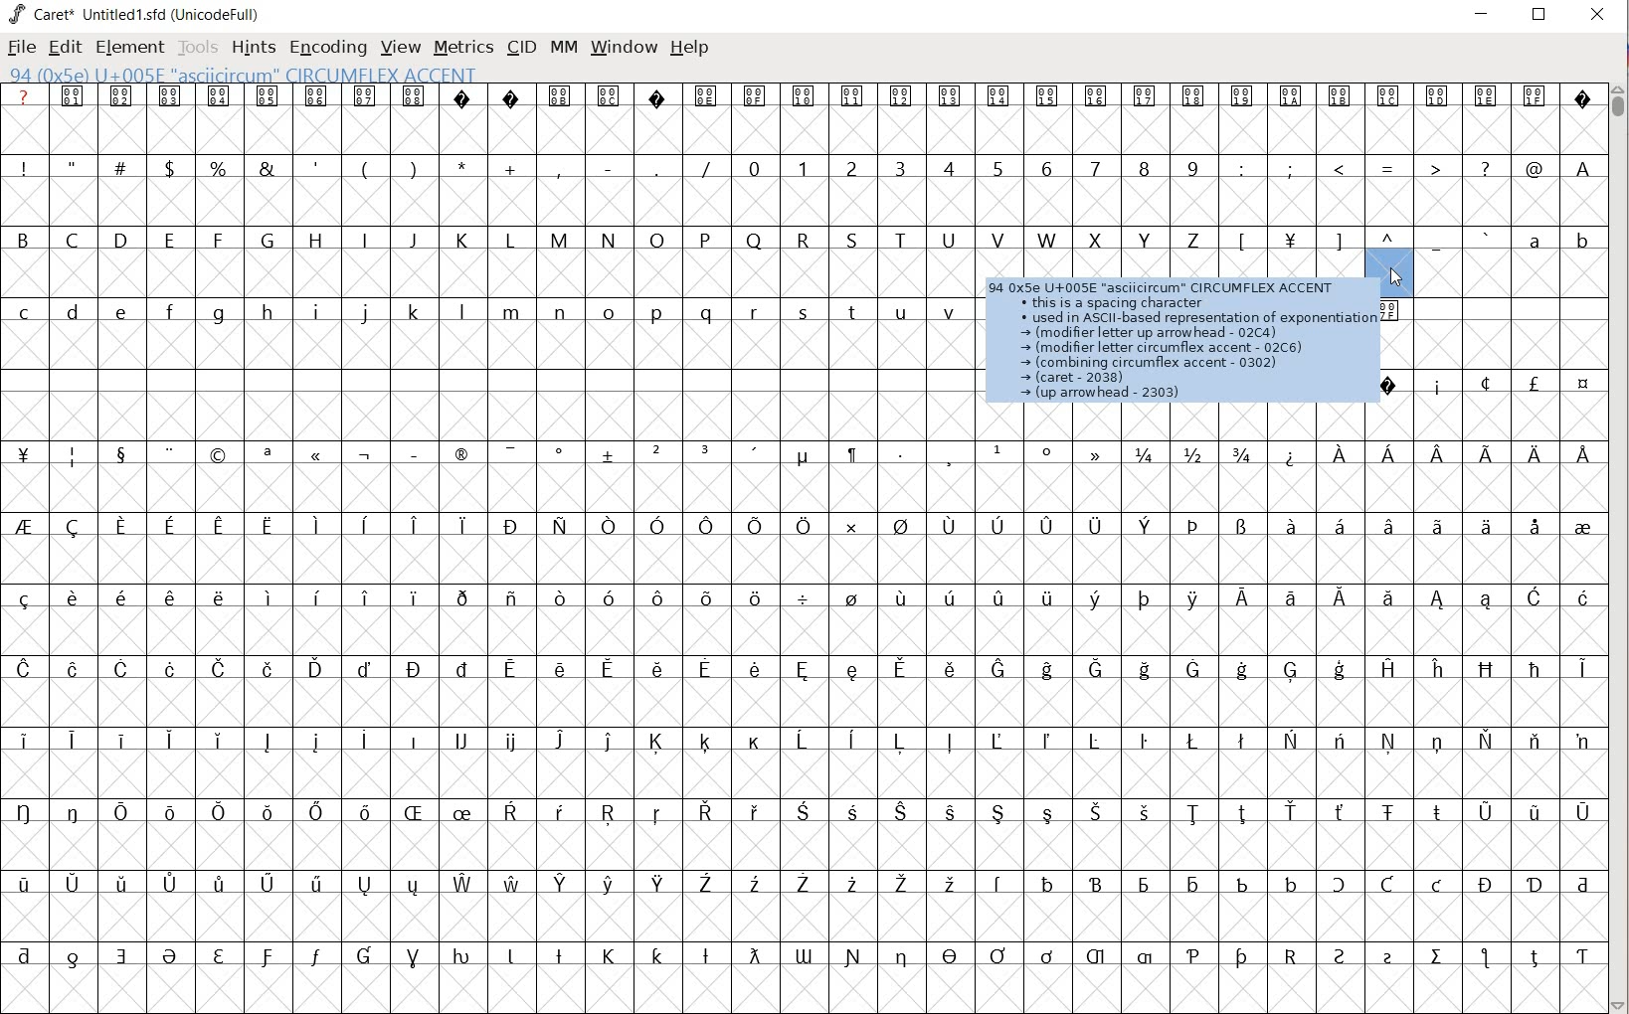  Describe the element at coordinates (314, 76) in the screenshot. I see `94 0xSe U+00SE "asciicircum CIRCUMFLEX ACCENT` at that location.